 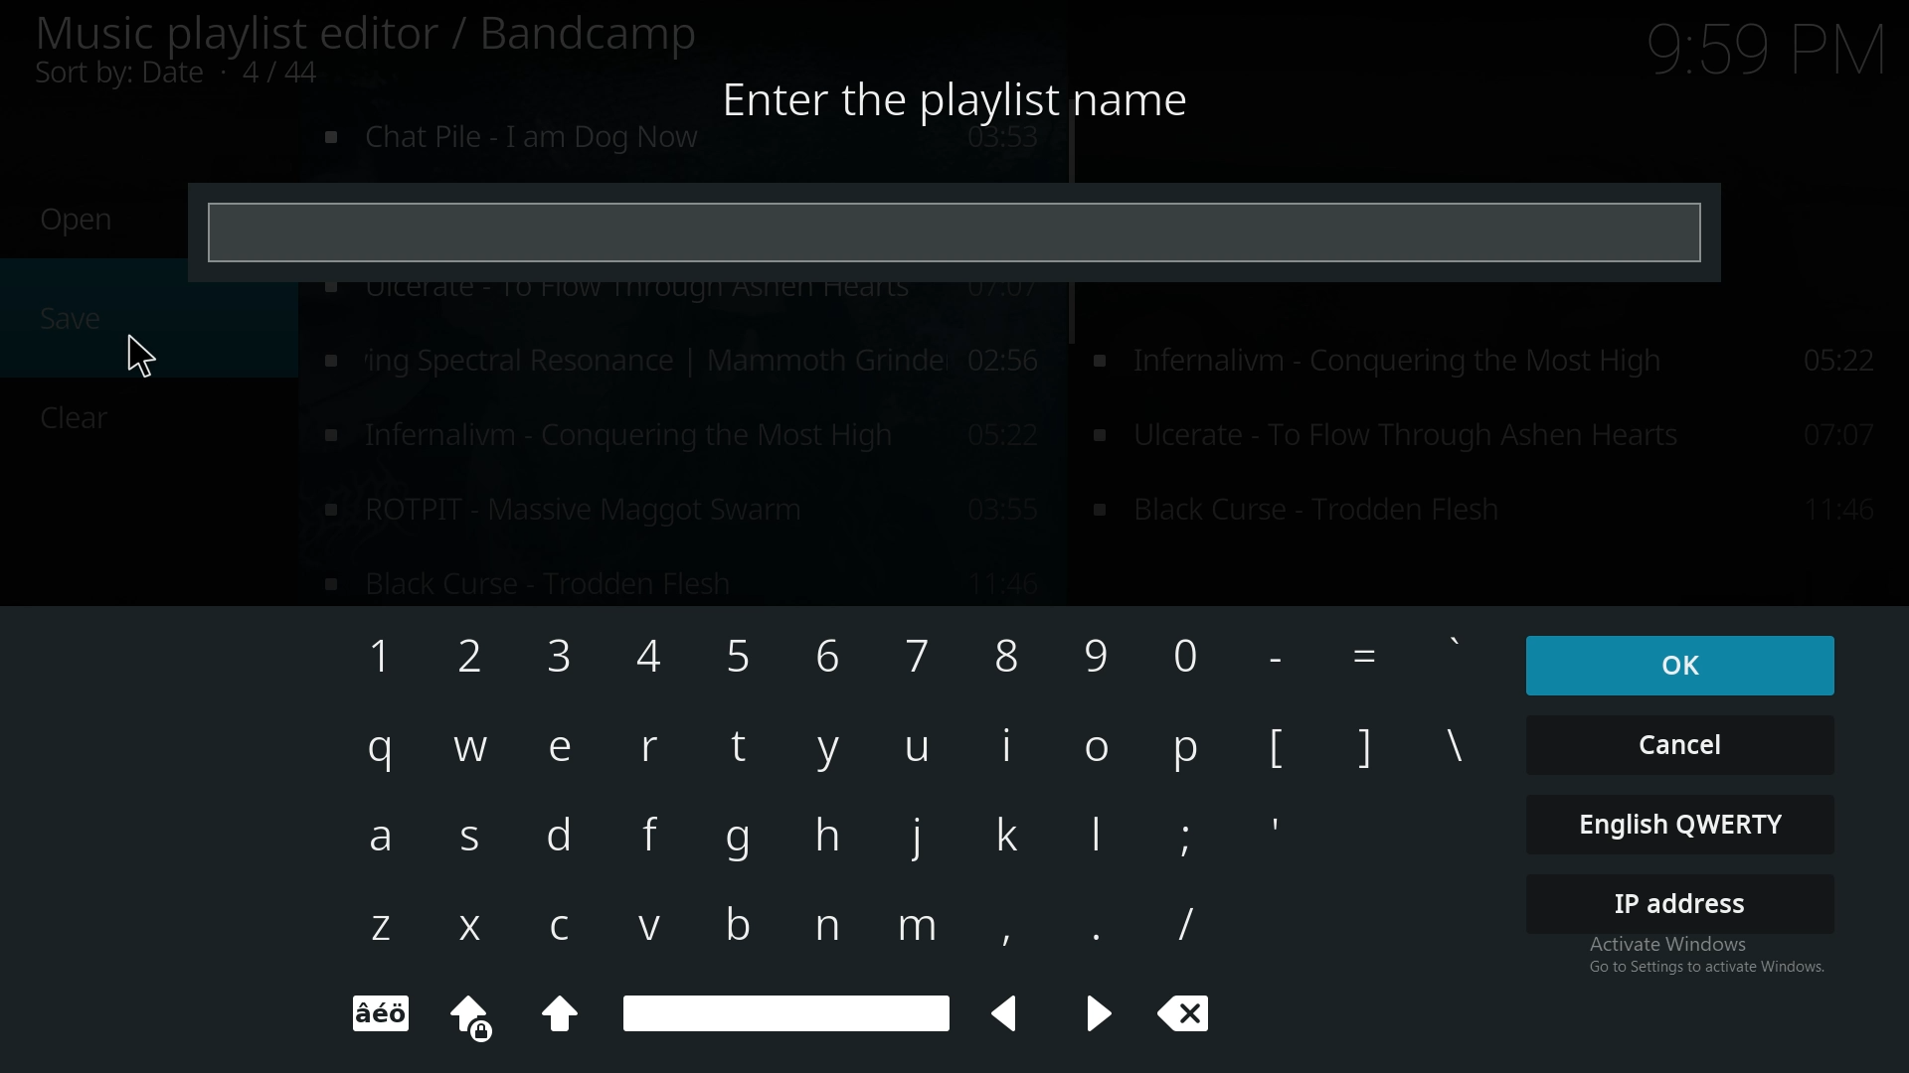 I want to click on keyboard input, so click(x=561, y=660).